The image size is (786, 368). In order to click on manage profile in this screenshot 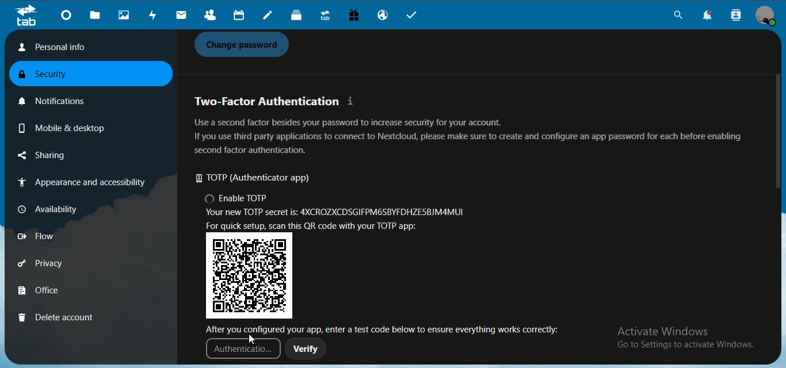, I will do `click(766, 16)`.